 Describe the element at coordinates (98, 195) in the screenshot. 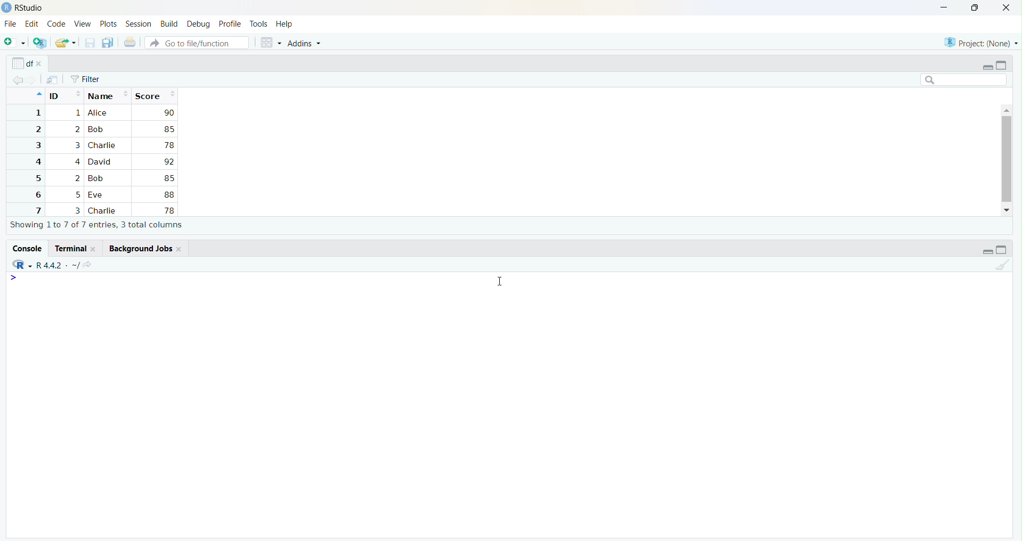

I see `Eve` at that location.